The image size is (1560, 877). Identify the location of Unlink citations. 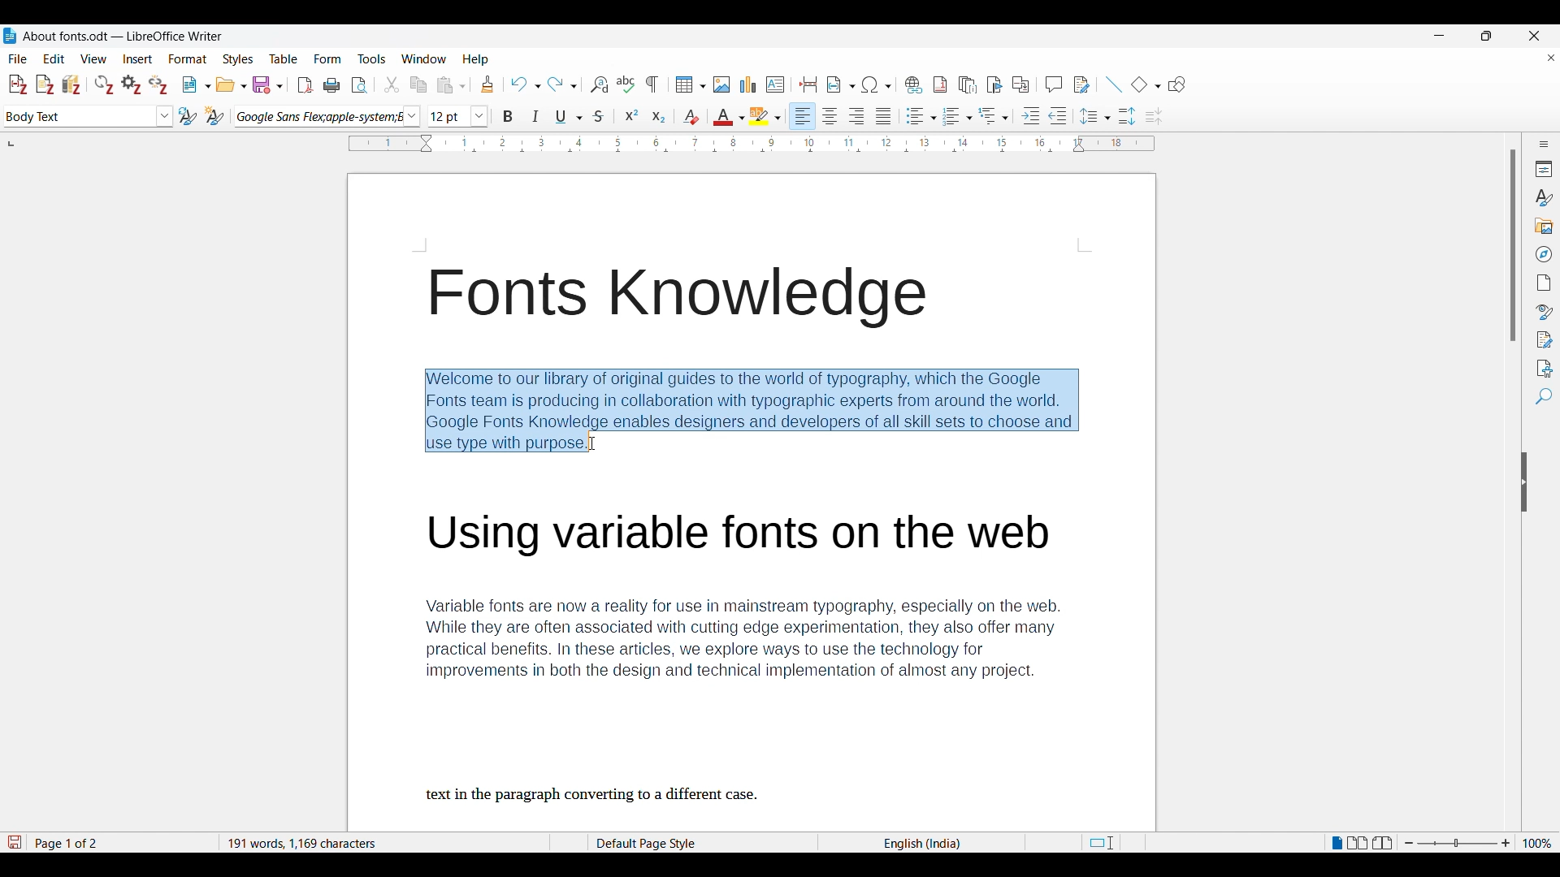
(158, 84).